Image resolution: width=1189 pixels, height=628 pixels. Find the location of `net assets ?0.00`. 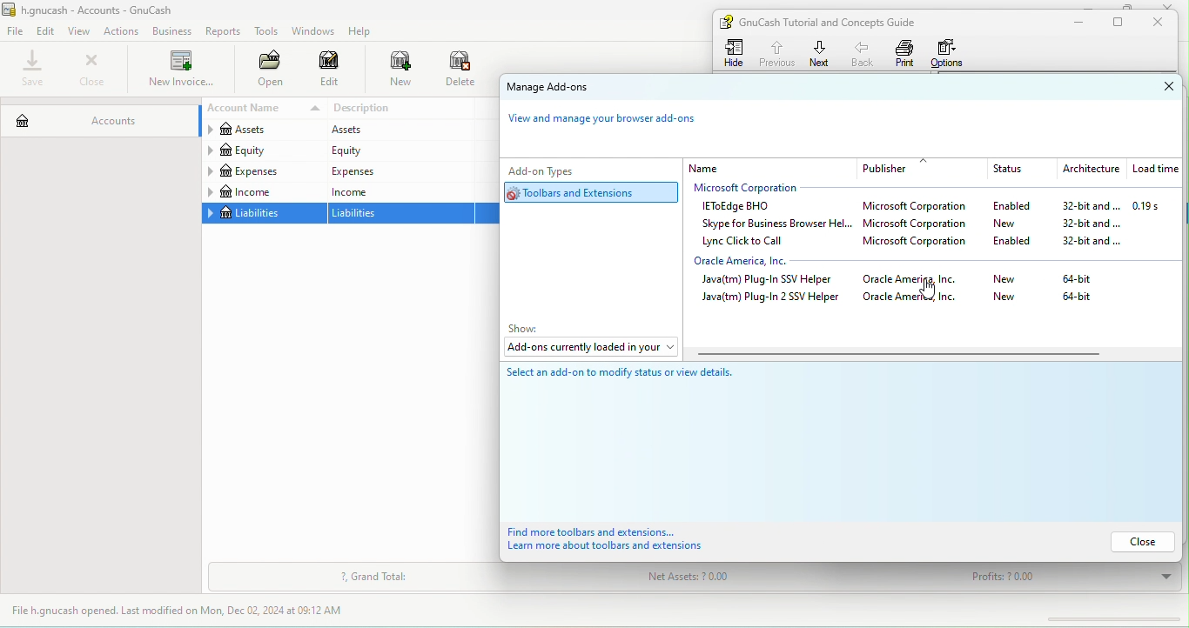

net assets ?0.00 is located at coordinates (742, 579).